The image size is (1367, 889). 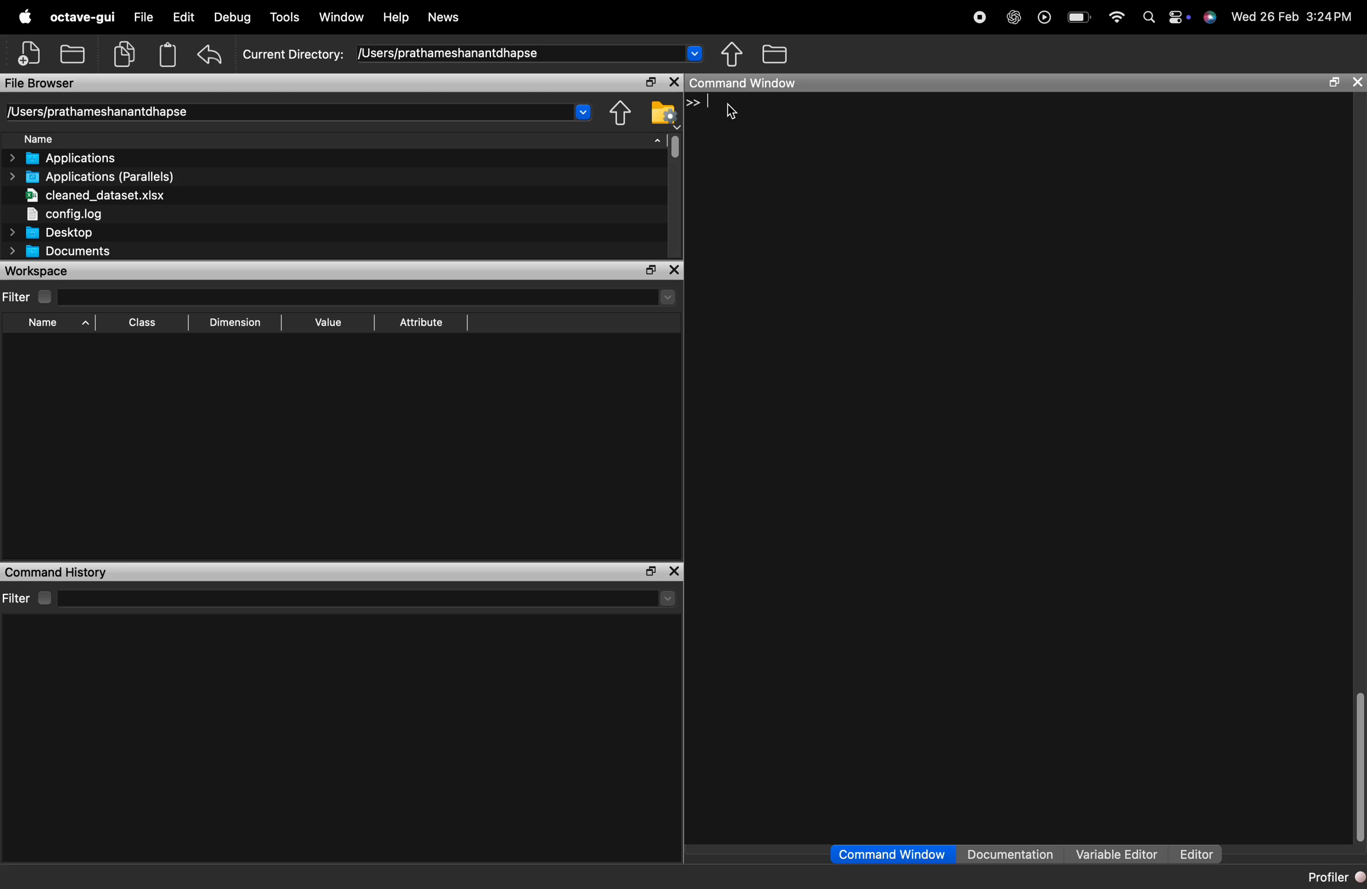 I want to click on Command Window, so click(x=893, y=855).